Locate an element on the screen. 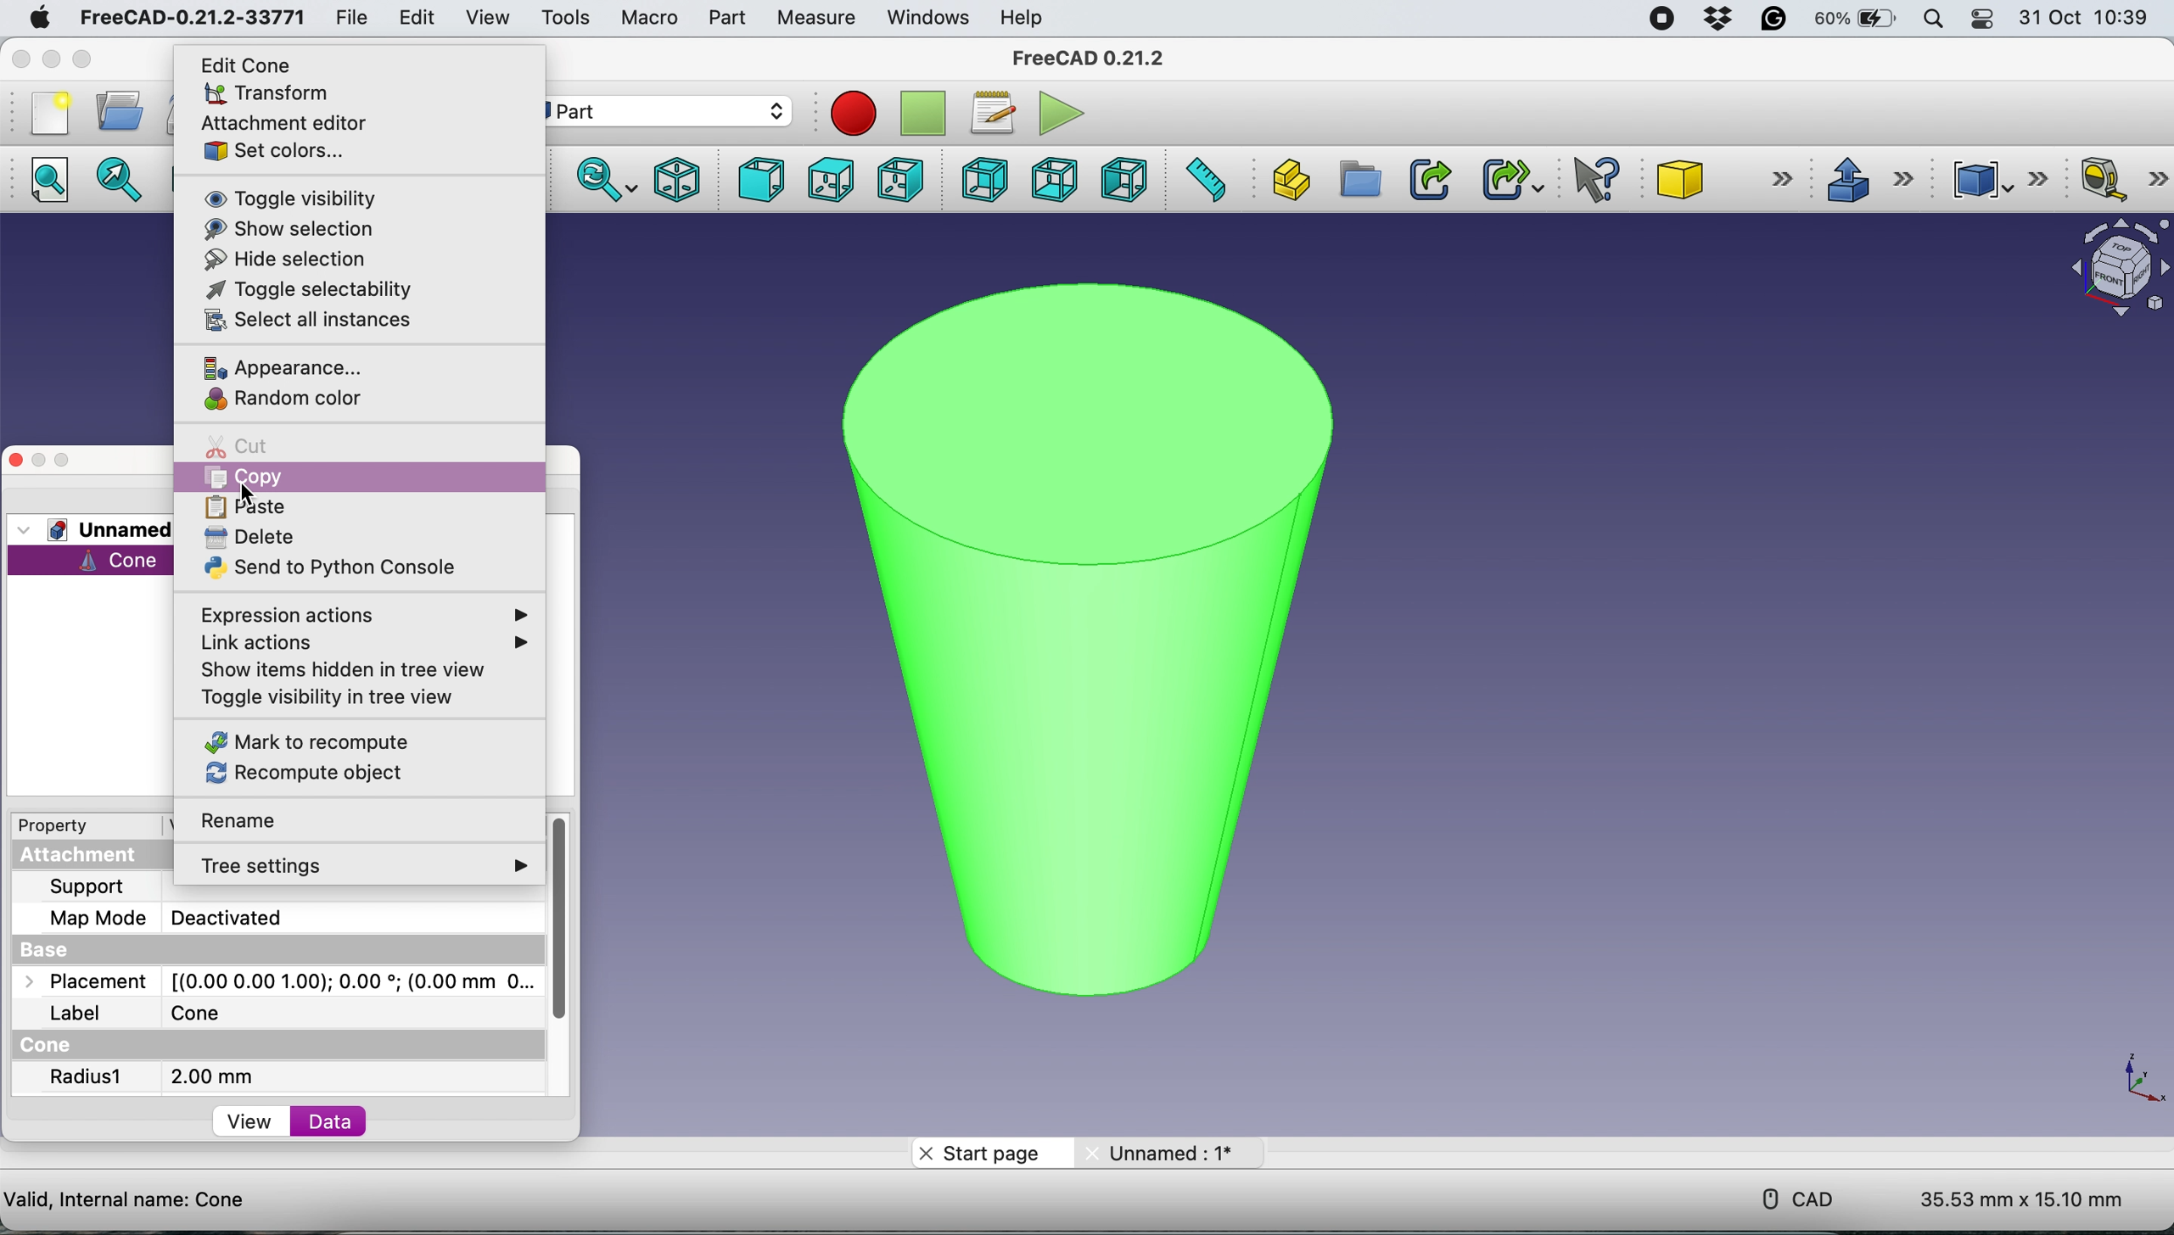 The image size is (2174, 1235). toggle selectability is located at coordinates (307, 290).